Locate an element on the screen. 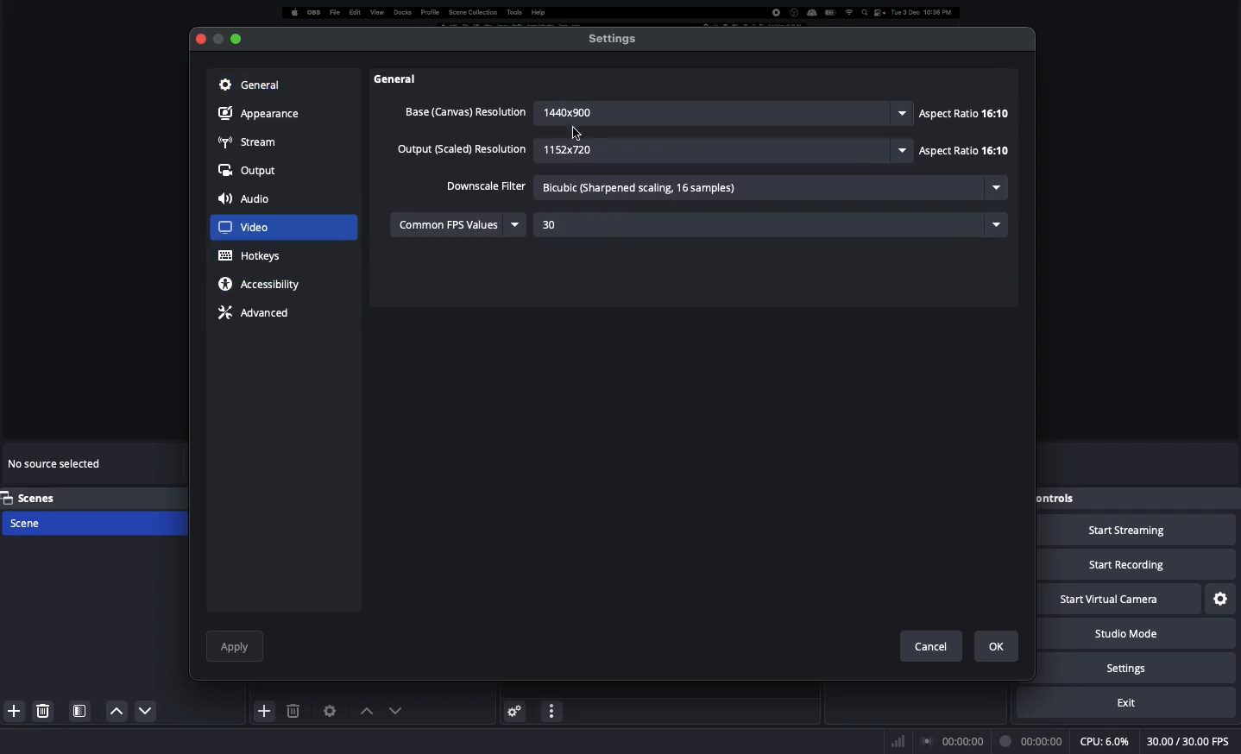 The image size is (1241, 754). General is located at coordinates (248, 84).